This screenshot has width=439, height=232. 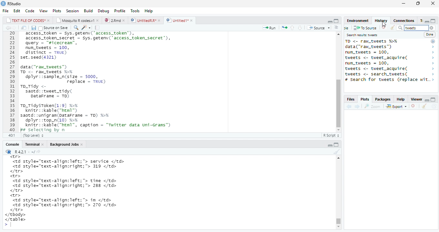 I want to click on R Script , so click(x=331, y=135).